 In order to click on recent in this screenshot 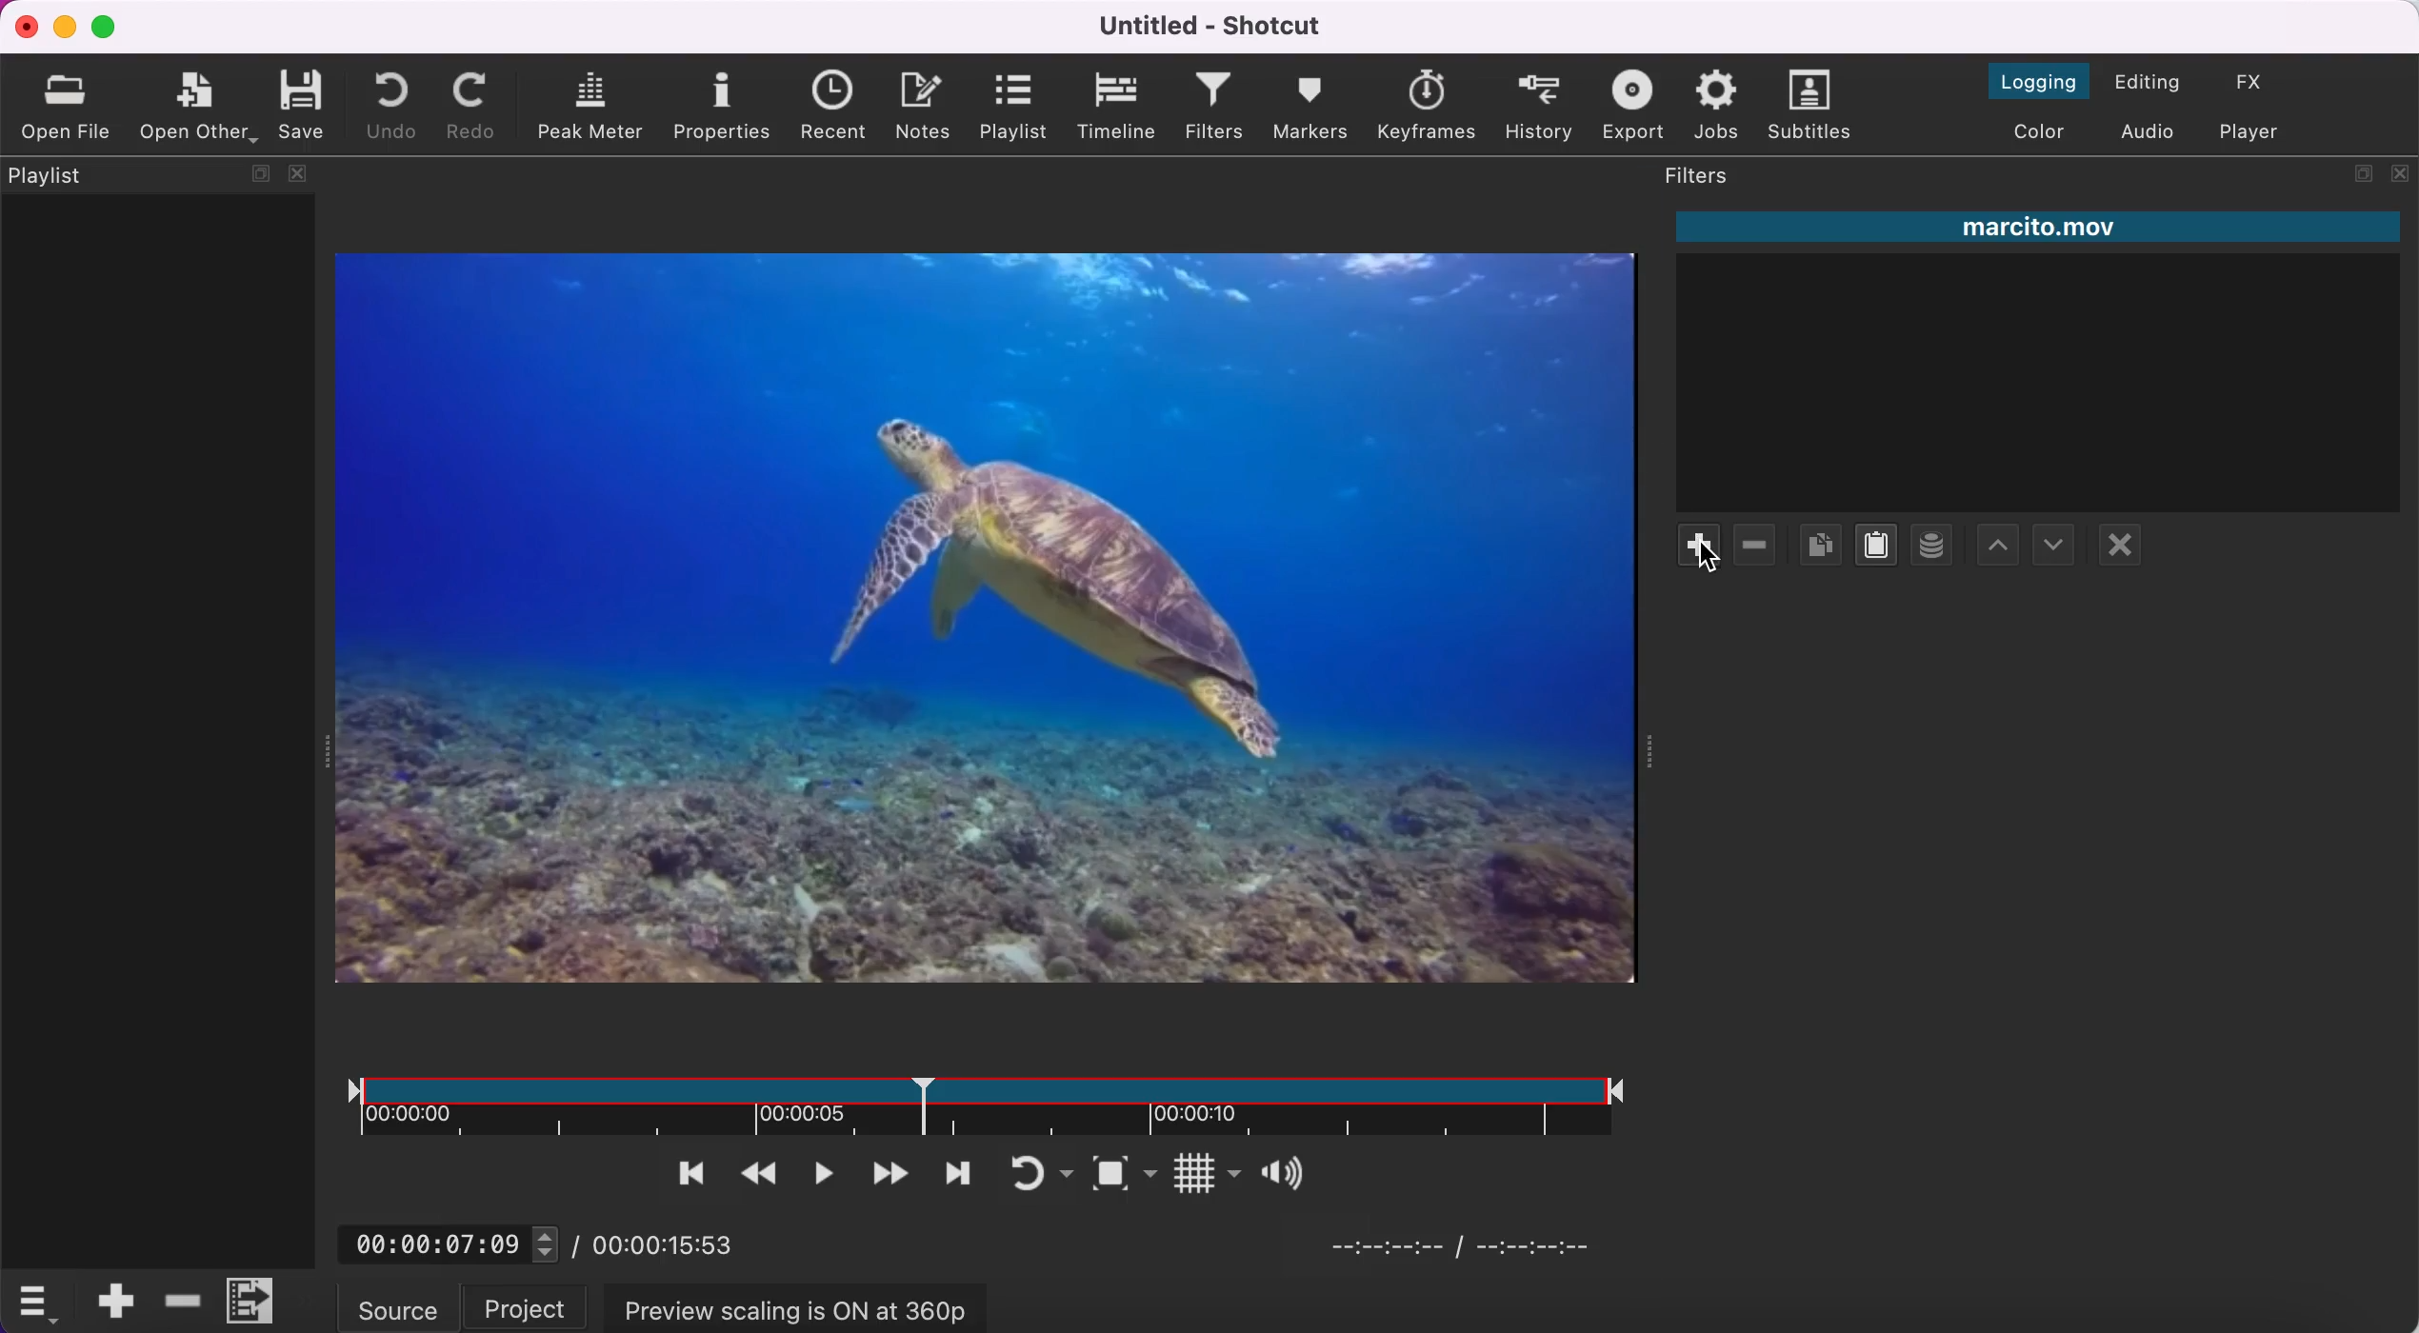, I will do `click(831, 108)`.